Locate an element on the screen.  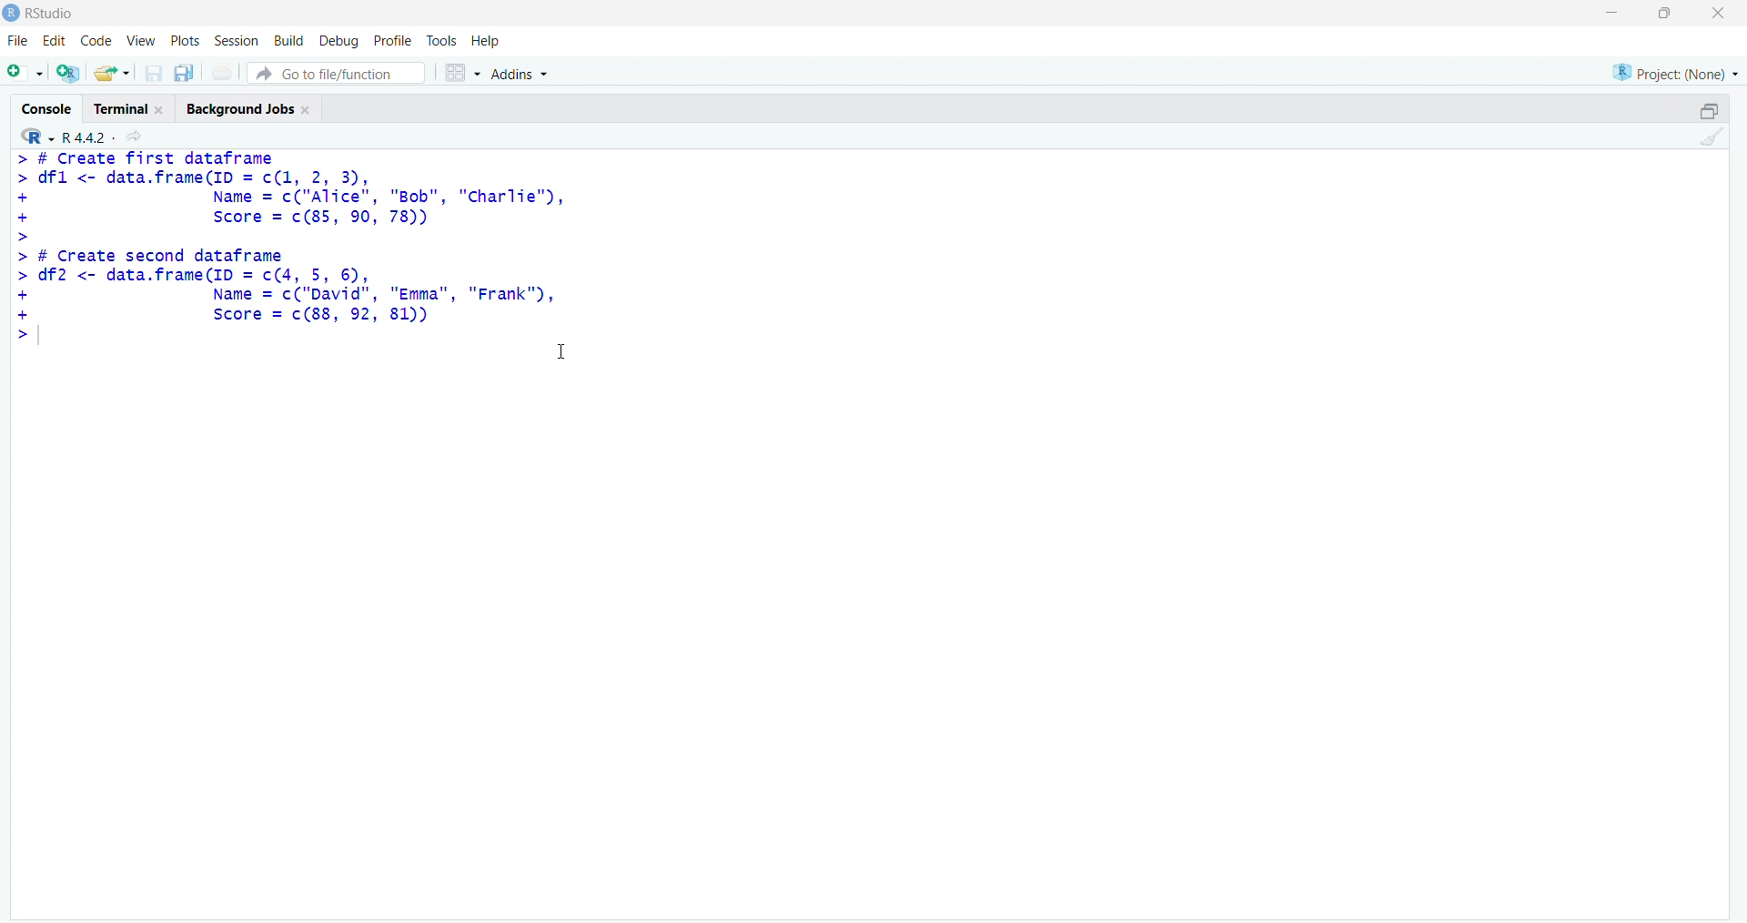
Session is located at coordinates (237, 41).